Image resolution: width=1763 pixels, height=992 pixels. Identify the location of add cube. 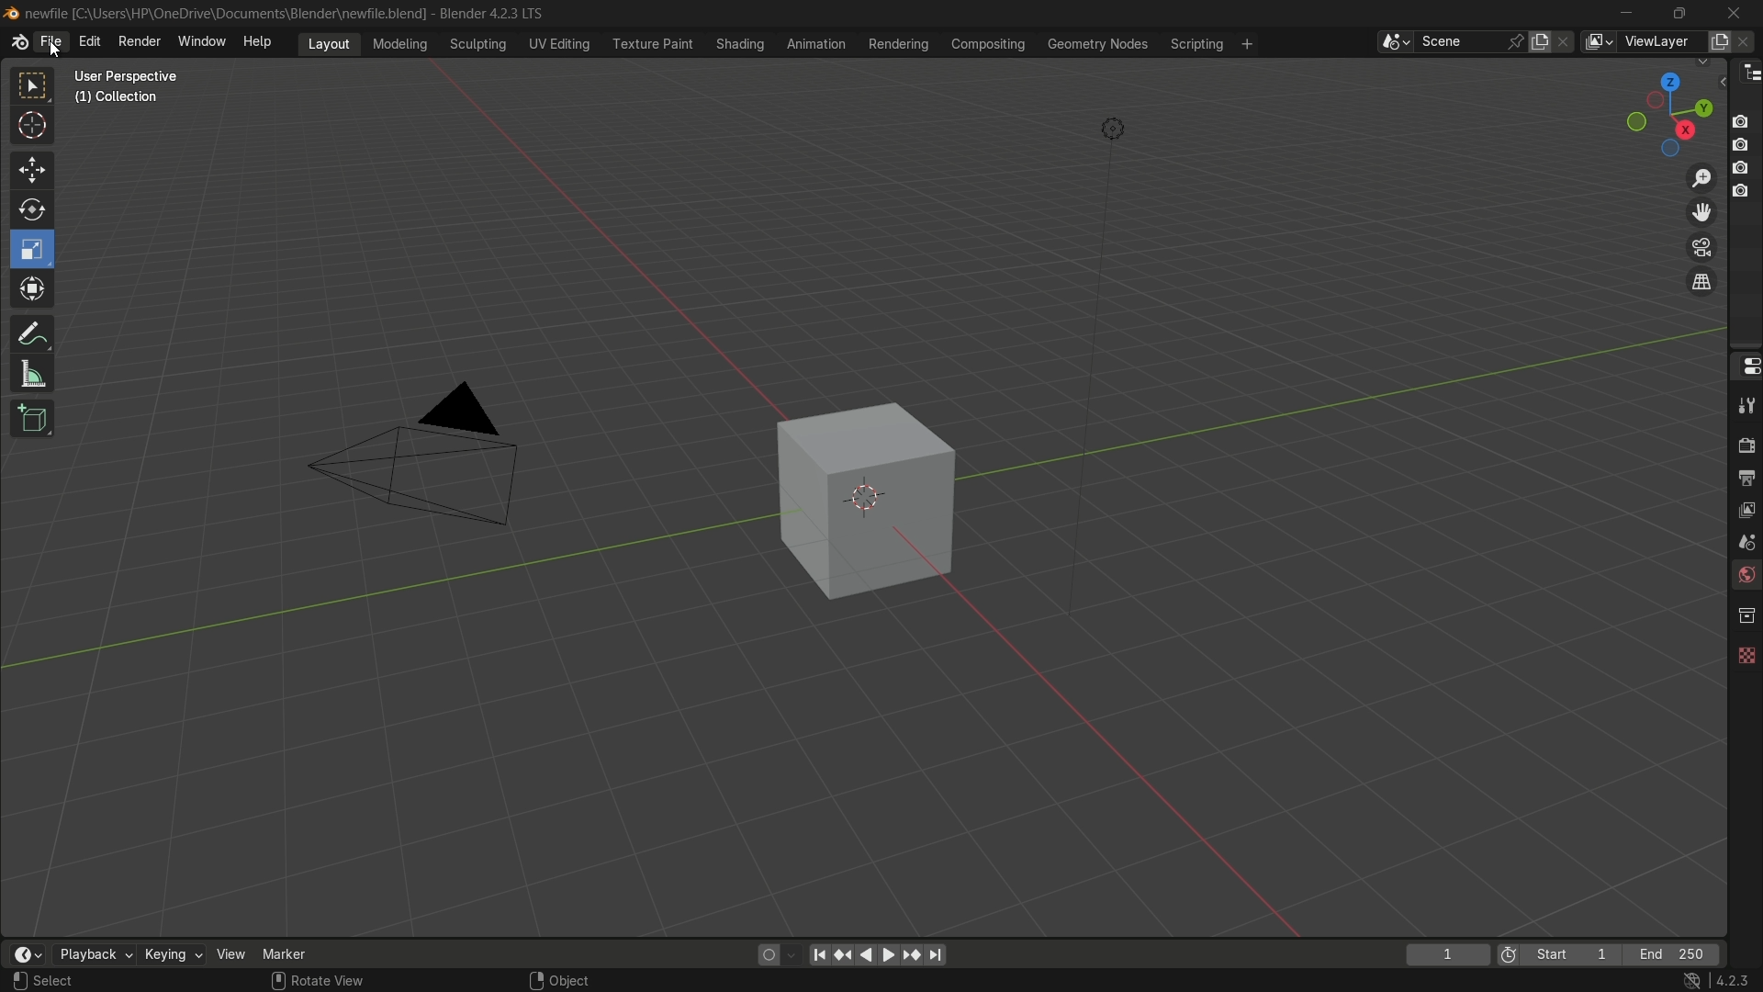
(29, 420).